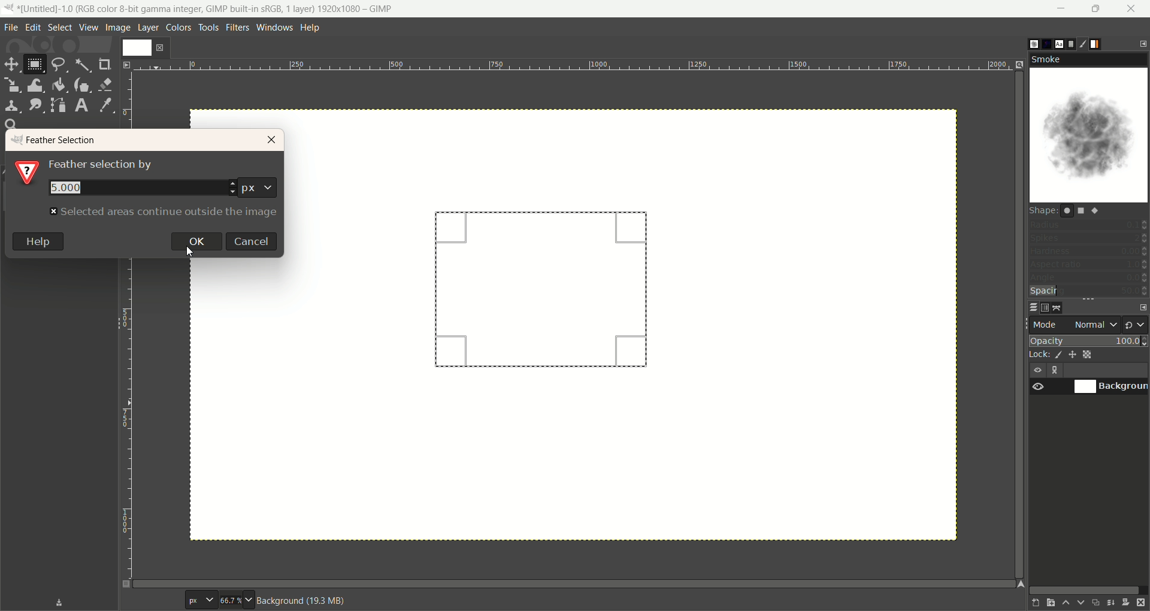 This screenshot has width=1150, height=611. What do you see at coordinates (37, 241) in the screenshot?
I see `help` at bounding box center [37, 241].